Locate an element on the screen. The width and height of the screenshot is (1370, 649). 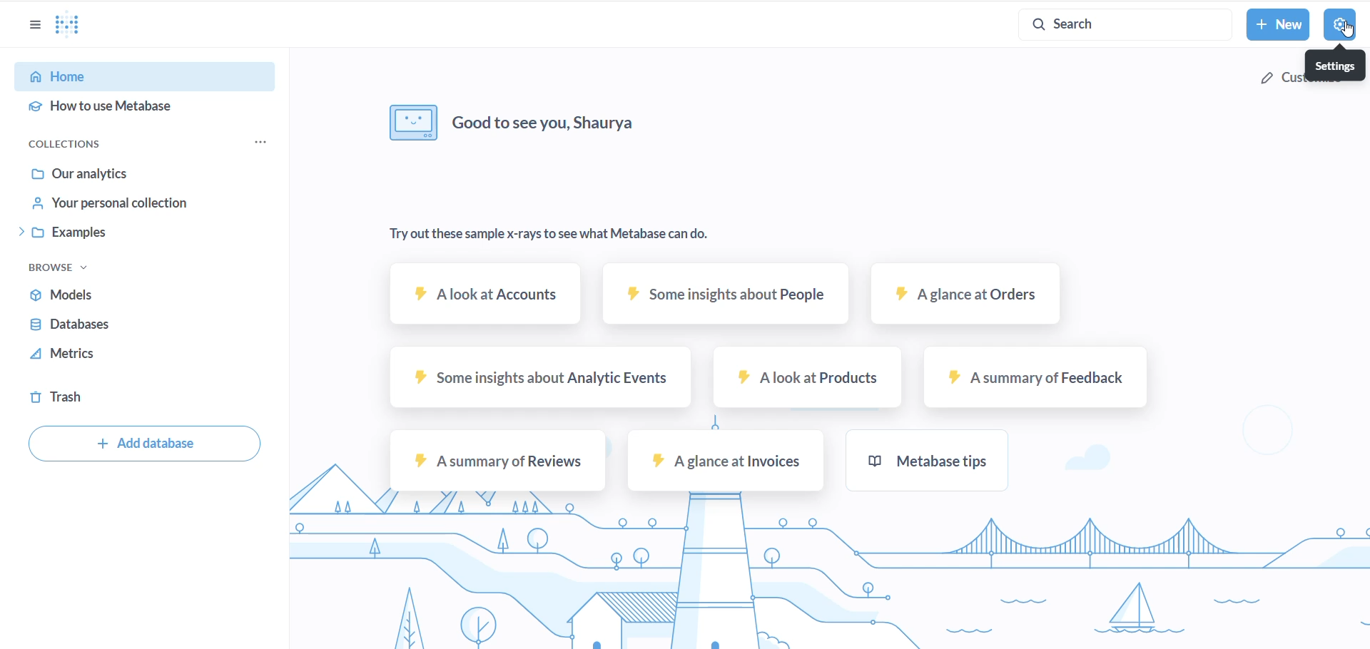
CUSTOMIZE is located at coordinates (1313, 81).